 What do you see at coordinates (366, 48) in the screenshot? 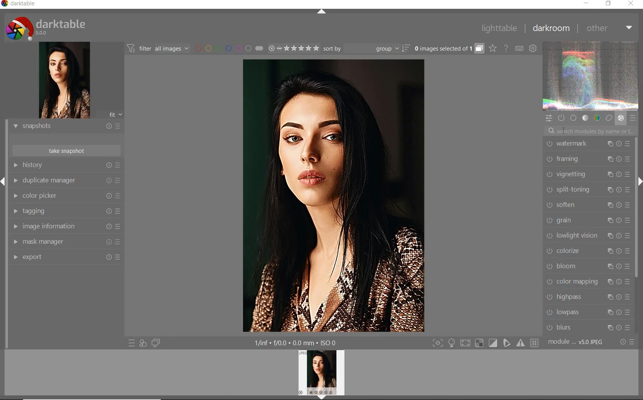
I see `sort` at bounding box center [366, 48].